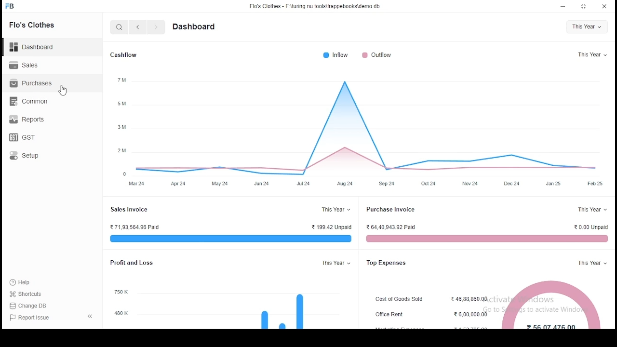  I want to click on 71,93,564 96 Paid, so click(134, 227).